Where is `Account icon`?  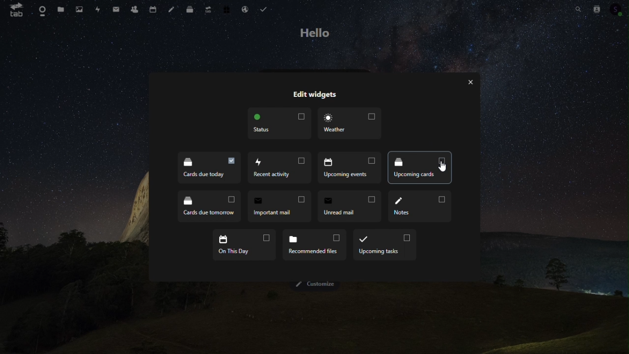
Account icon is located at coordinates (619, 10).